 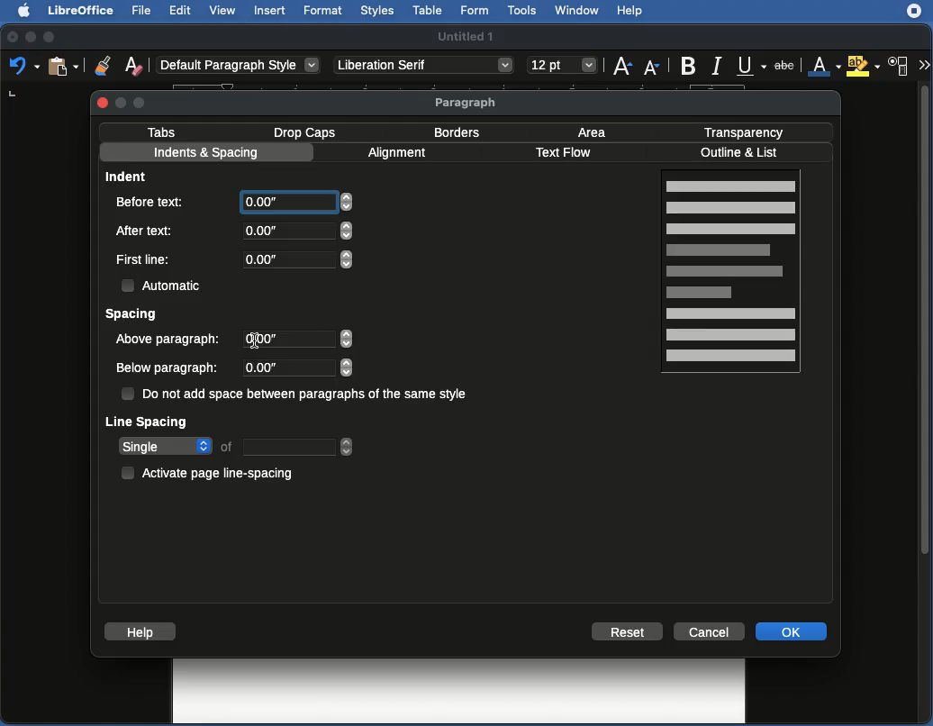 What do you see at coordinates (559, 65) in the screenshot?
I see `font size` at bounding box center [559, 65].